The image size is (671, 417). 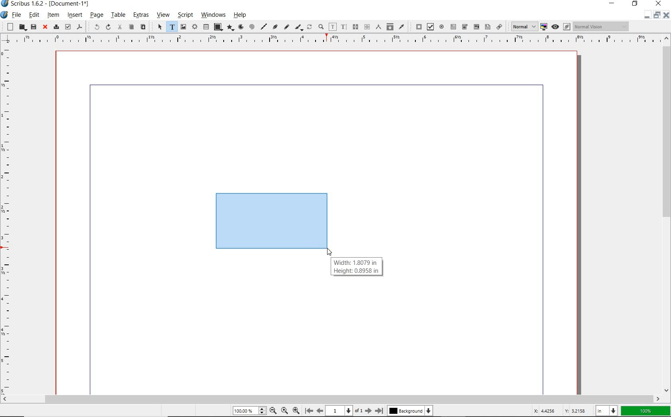 What do you see at coordinates (559, 411) in the screenshot?
I see `cursor coordinates` at bounding box center [559, 411].